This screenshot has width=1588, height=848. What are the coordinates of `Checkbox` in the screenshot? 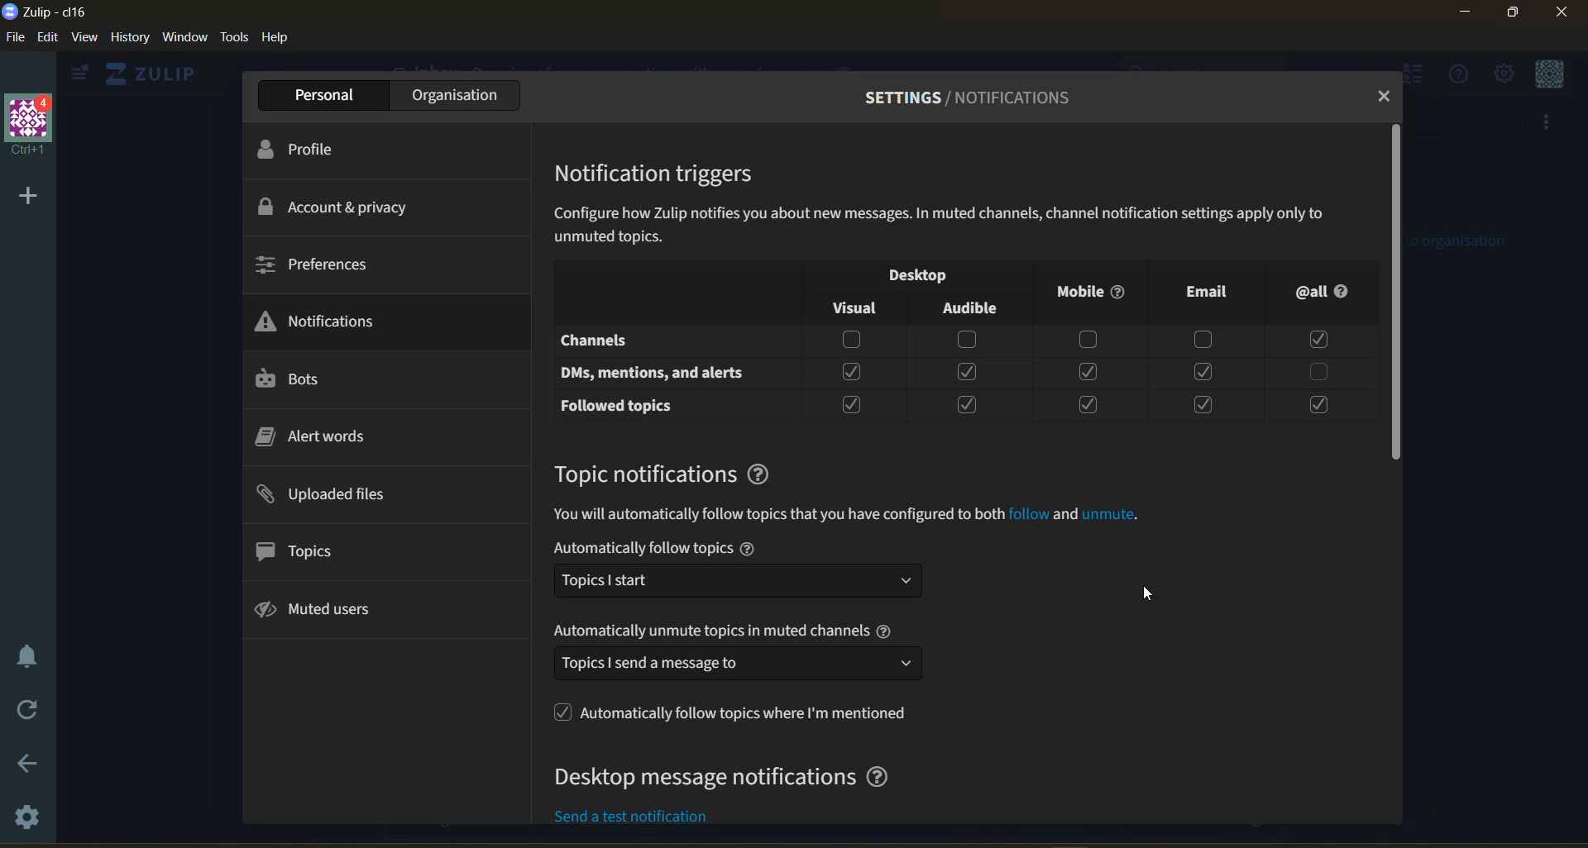 It's located at (854, 374).